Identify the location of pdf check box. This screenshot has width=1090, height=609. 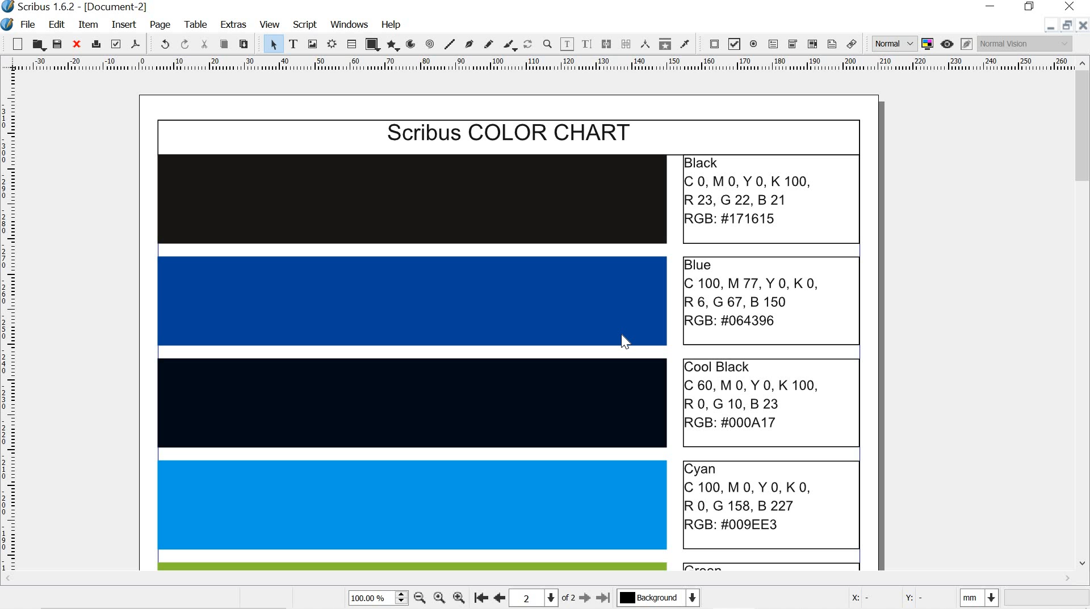
(734, 45).